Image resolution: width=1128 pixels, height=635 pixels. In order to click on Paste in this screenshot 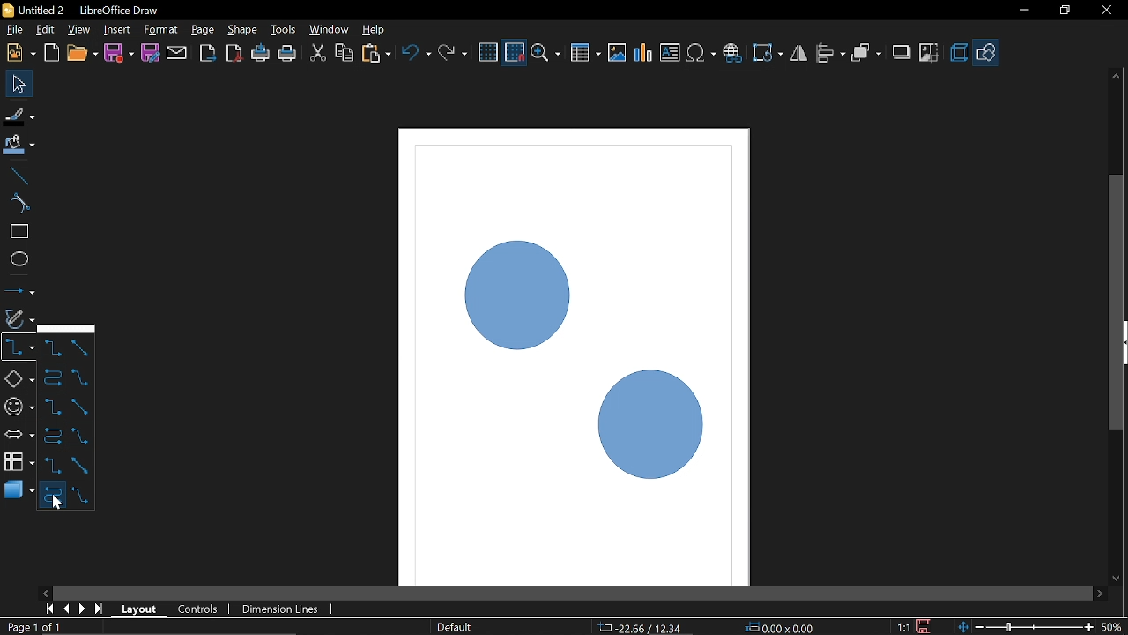, I will do `click(376, 52)`.